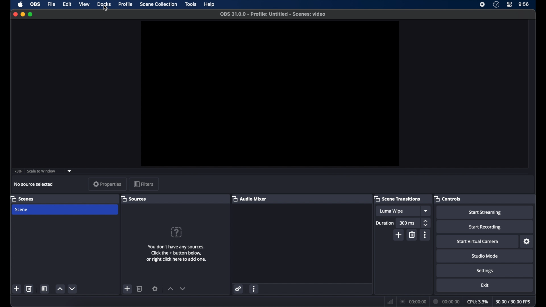 The height and width of the screenshot is (307, 546). I want to click on delete, so click(411, 235).